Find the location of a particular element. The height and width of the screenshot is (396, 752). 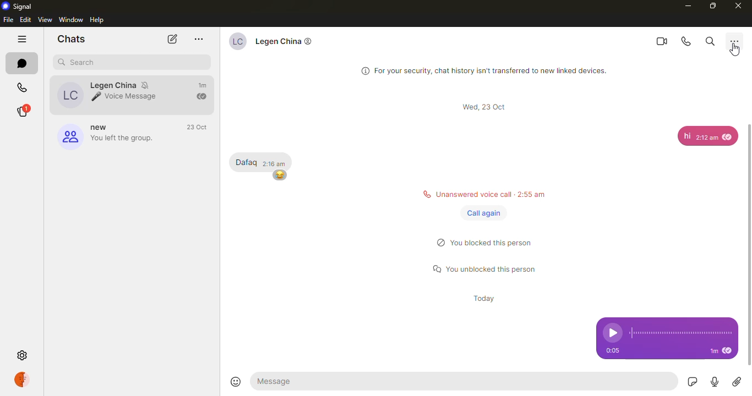

chats is located at coordinates (74, 38).